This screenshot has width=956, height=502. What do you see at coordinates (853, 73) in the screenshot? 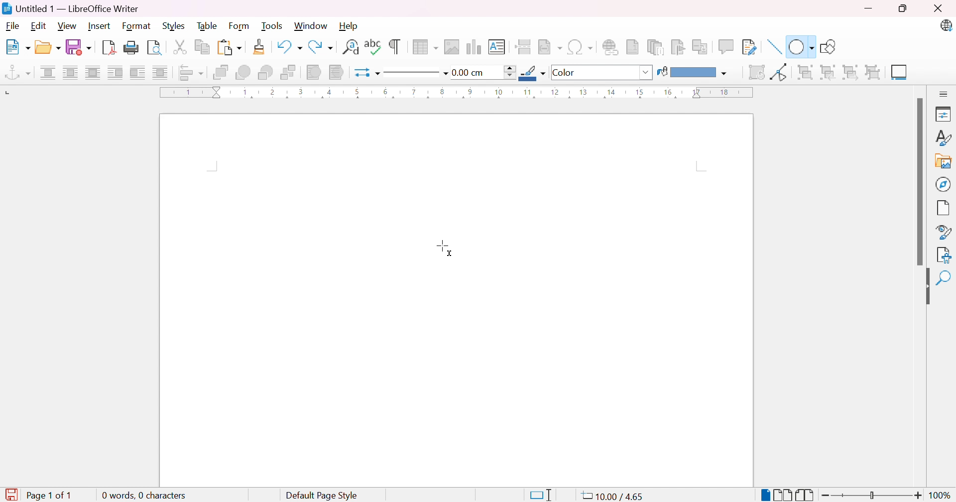
I see `Exit group` at bounding box center [853, 73].